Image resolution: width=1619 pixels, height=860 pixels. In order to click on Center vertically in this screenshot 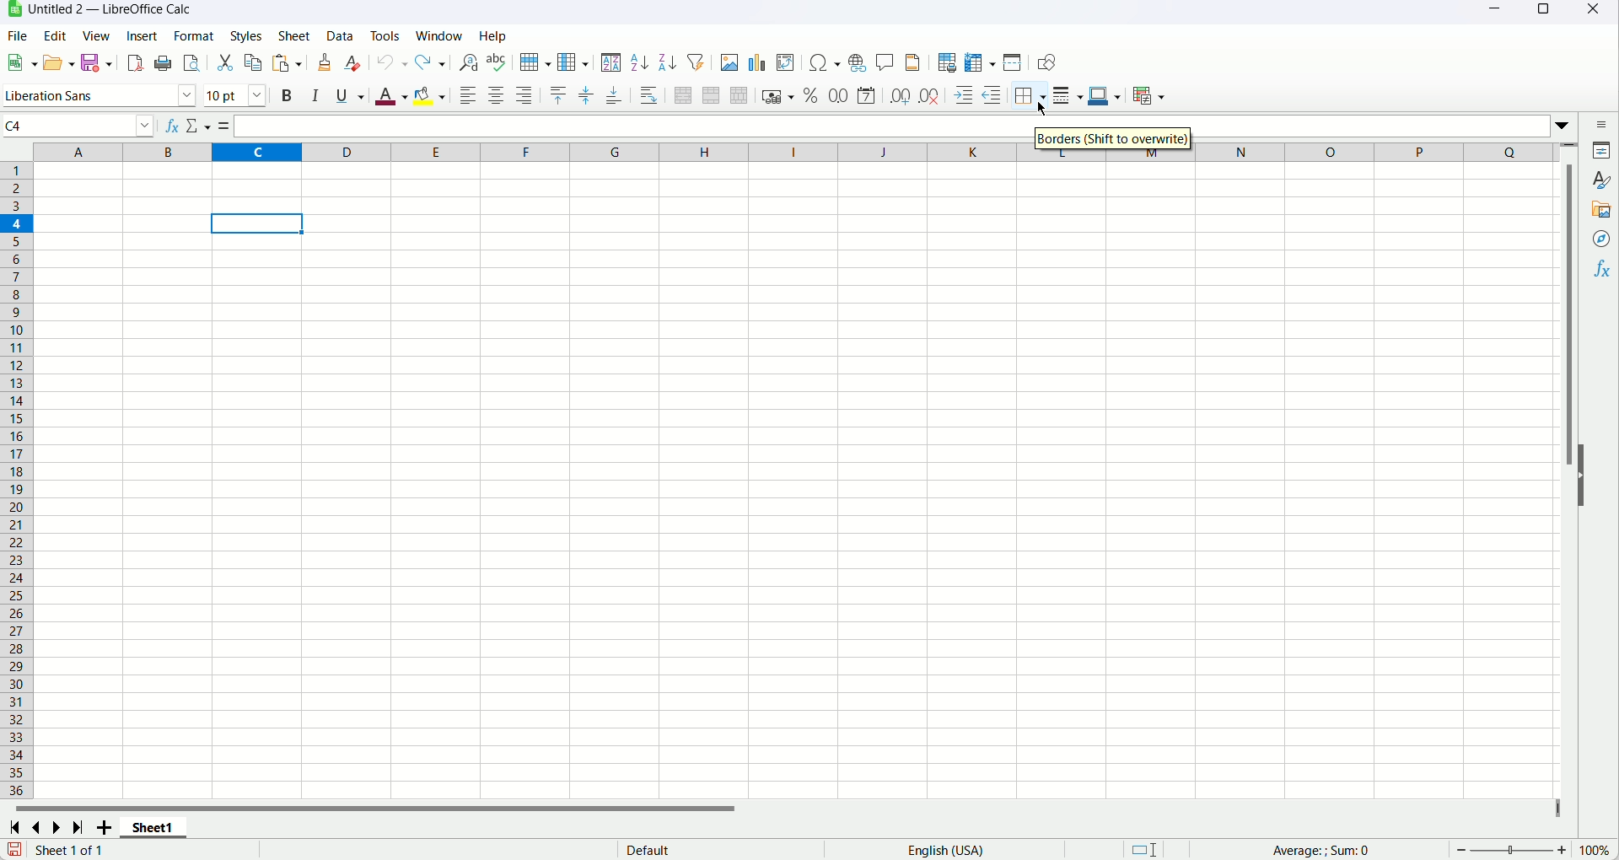, I will do `click(587, 95)`.